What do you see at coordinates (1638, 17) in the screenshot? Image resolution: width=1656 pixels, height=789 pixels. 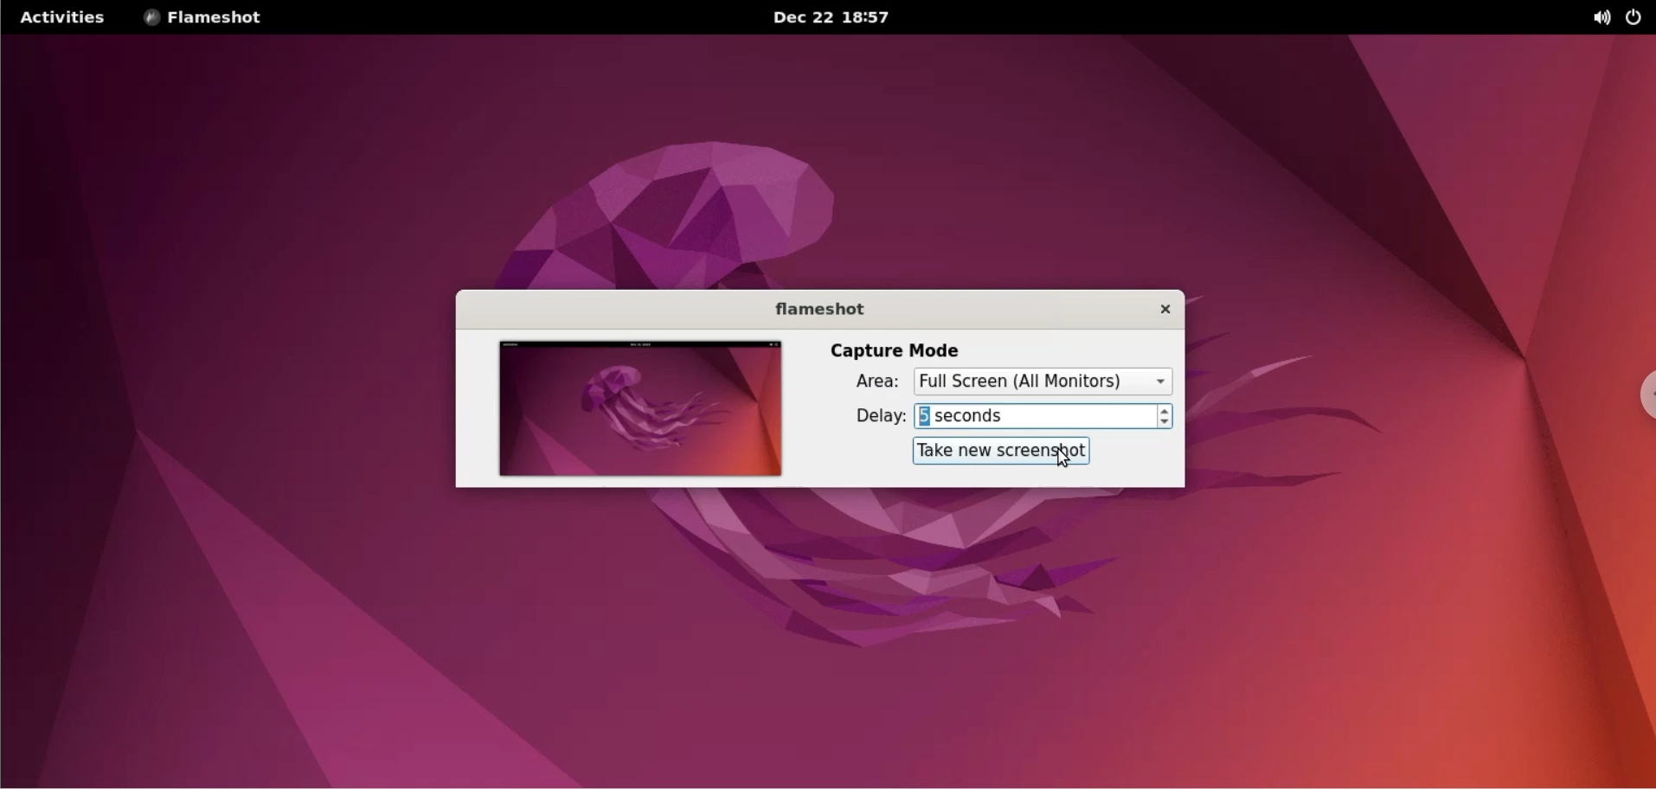 I see `power options ` at bounding box center [1638, 17].